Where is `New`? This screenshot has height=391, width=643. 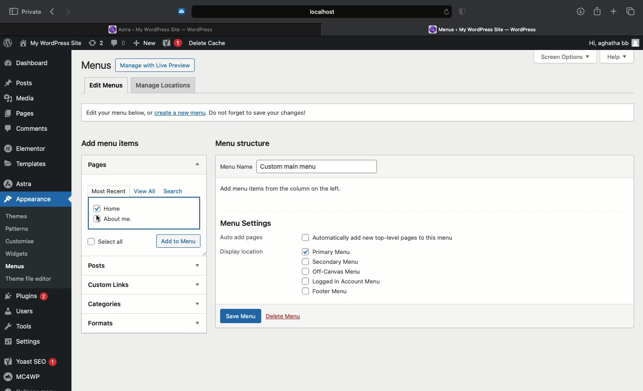
New is located at coordinates (146, 44).